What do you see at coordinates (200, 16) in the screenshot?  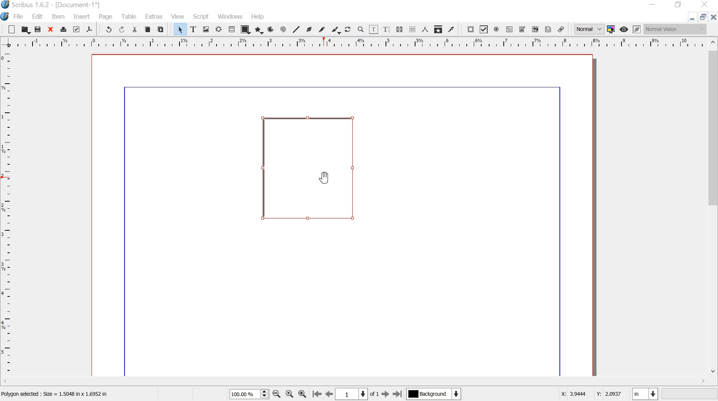 I see `script` at bounding box center [200, 16].